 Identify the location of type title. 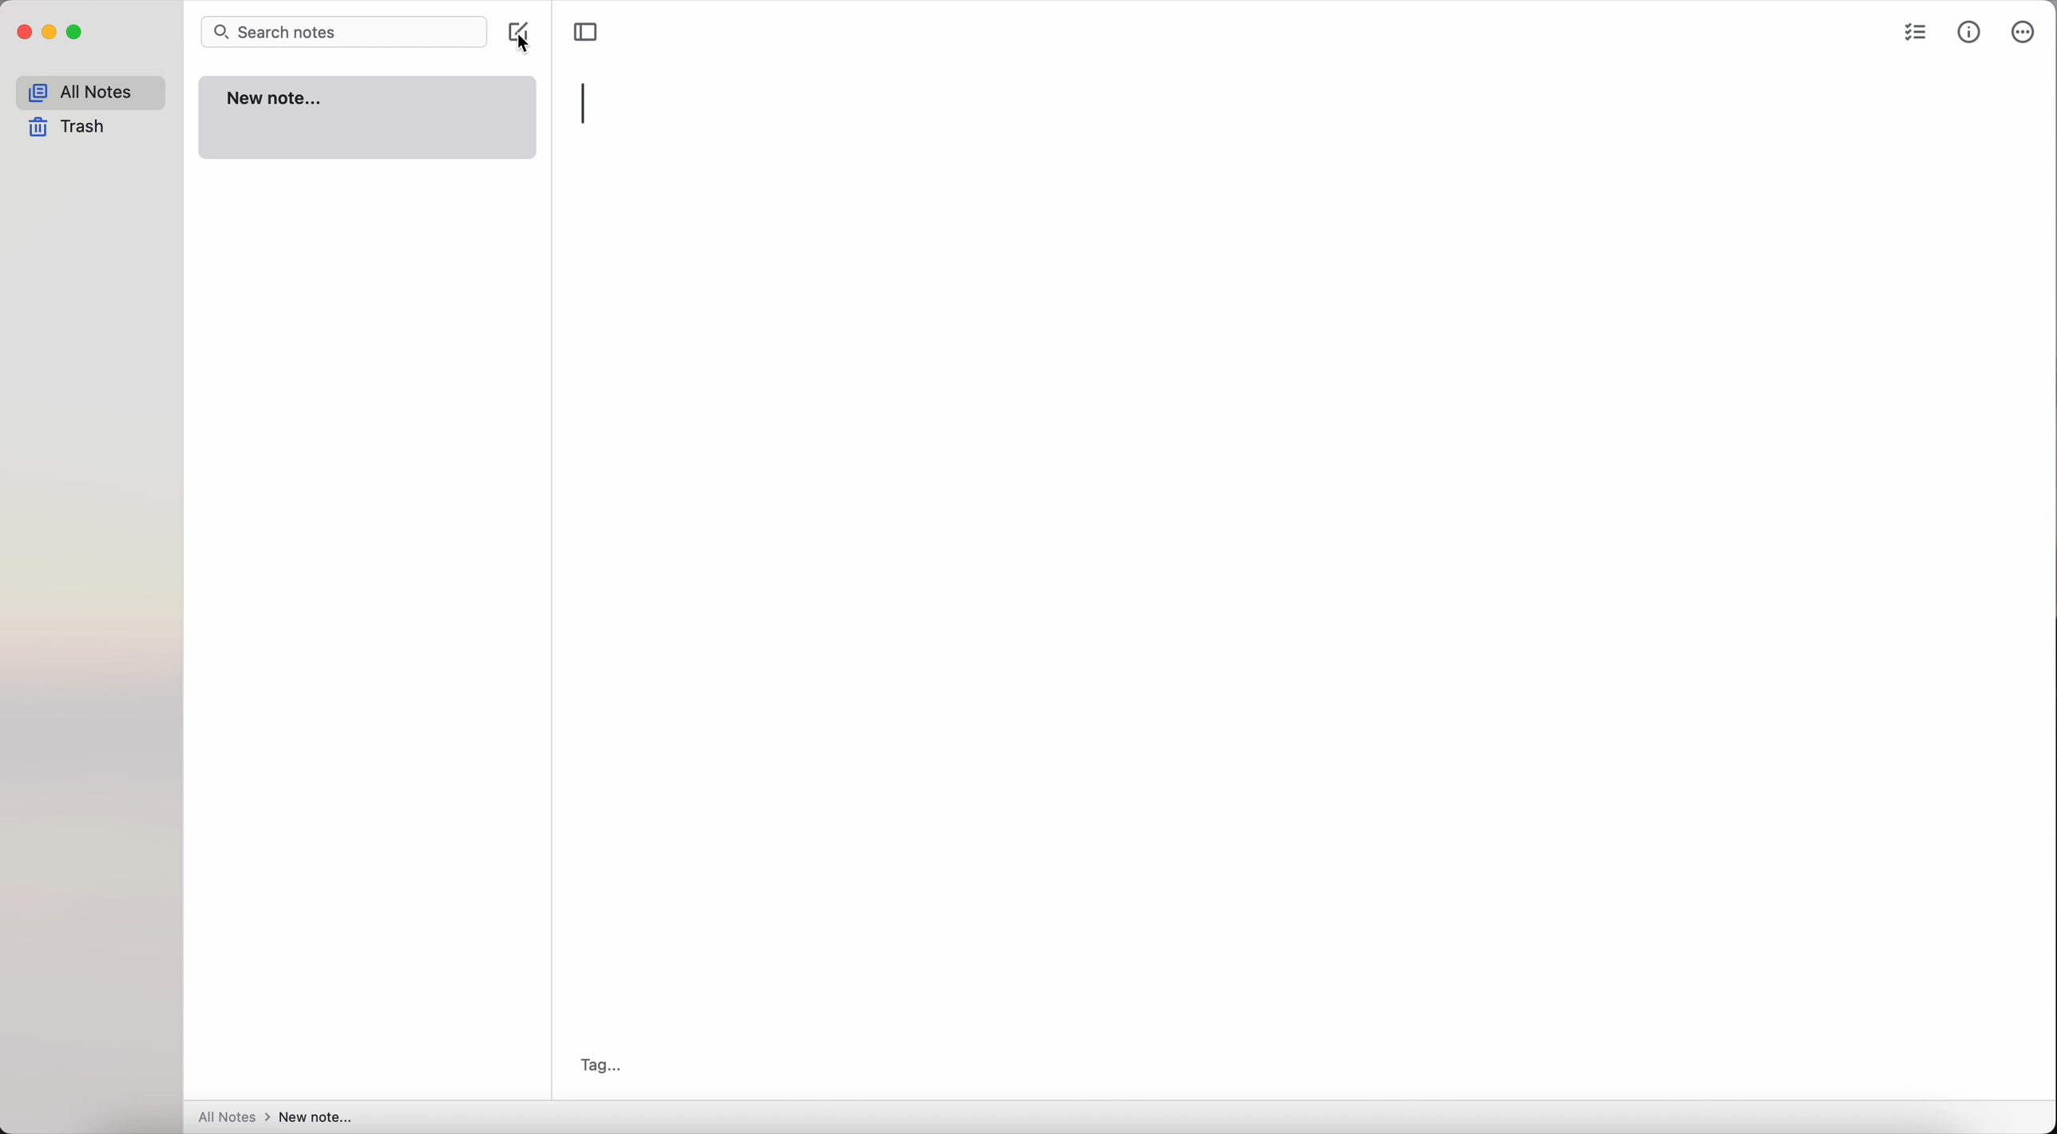
(585, 104).